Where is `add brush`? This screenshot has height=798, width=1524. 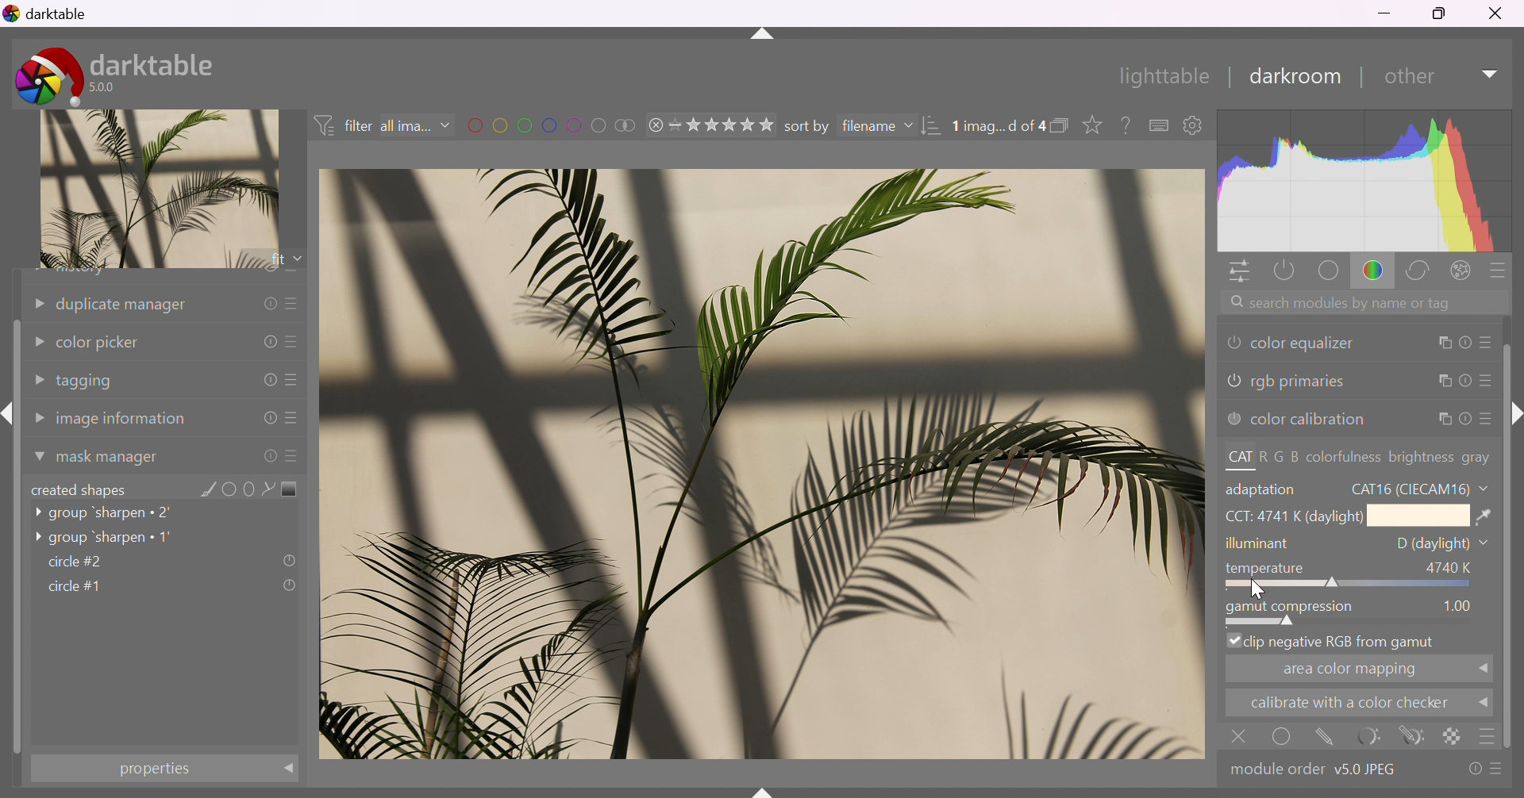
add brush is located at coordinates (206, 489).